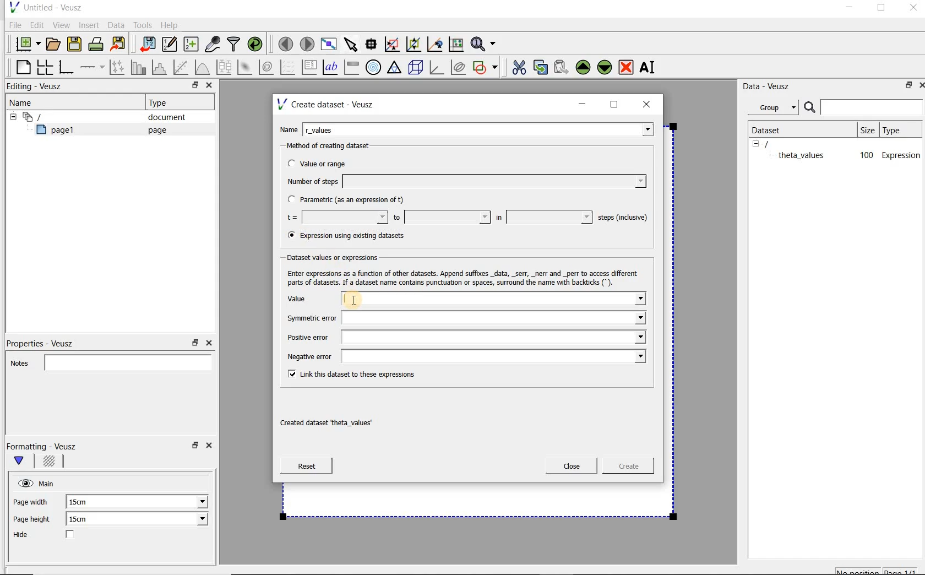  What do you see at coordinates (118, 67) in the screenshot?
I see `Plot points with lines and error bars` at bounding box center [118, 67].